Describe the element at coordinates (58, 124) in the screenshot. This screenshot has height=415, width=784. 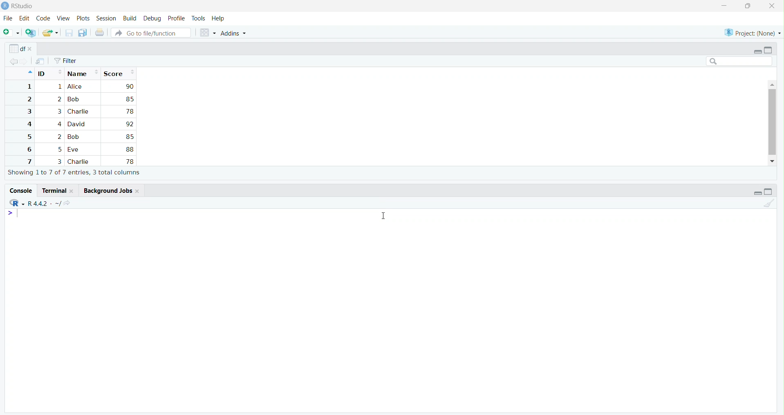
I see `4` at that location.